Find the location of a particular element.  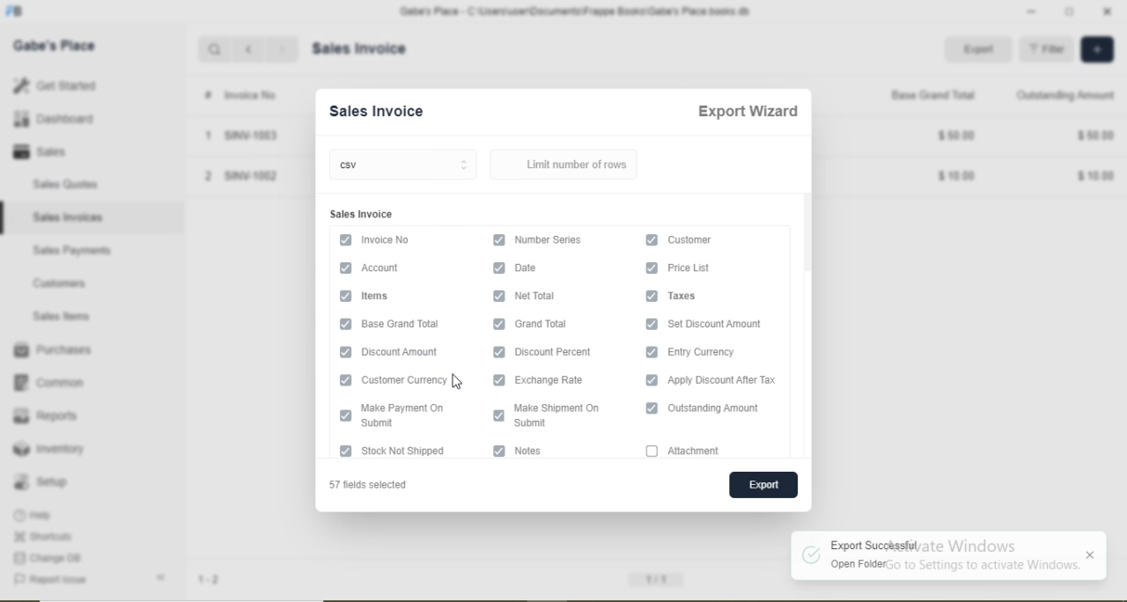

search is located at coordinates (217, 51).